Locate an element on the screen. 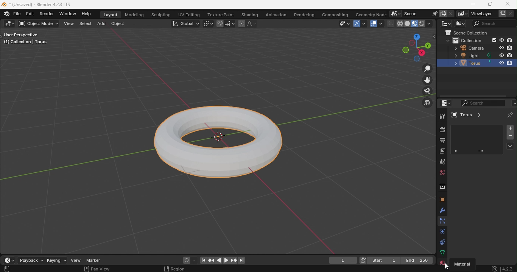 Image resolution: width=517 pixels, height=272 pixels. Render is located at coordinates (47, 14).